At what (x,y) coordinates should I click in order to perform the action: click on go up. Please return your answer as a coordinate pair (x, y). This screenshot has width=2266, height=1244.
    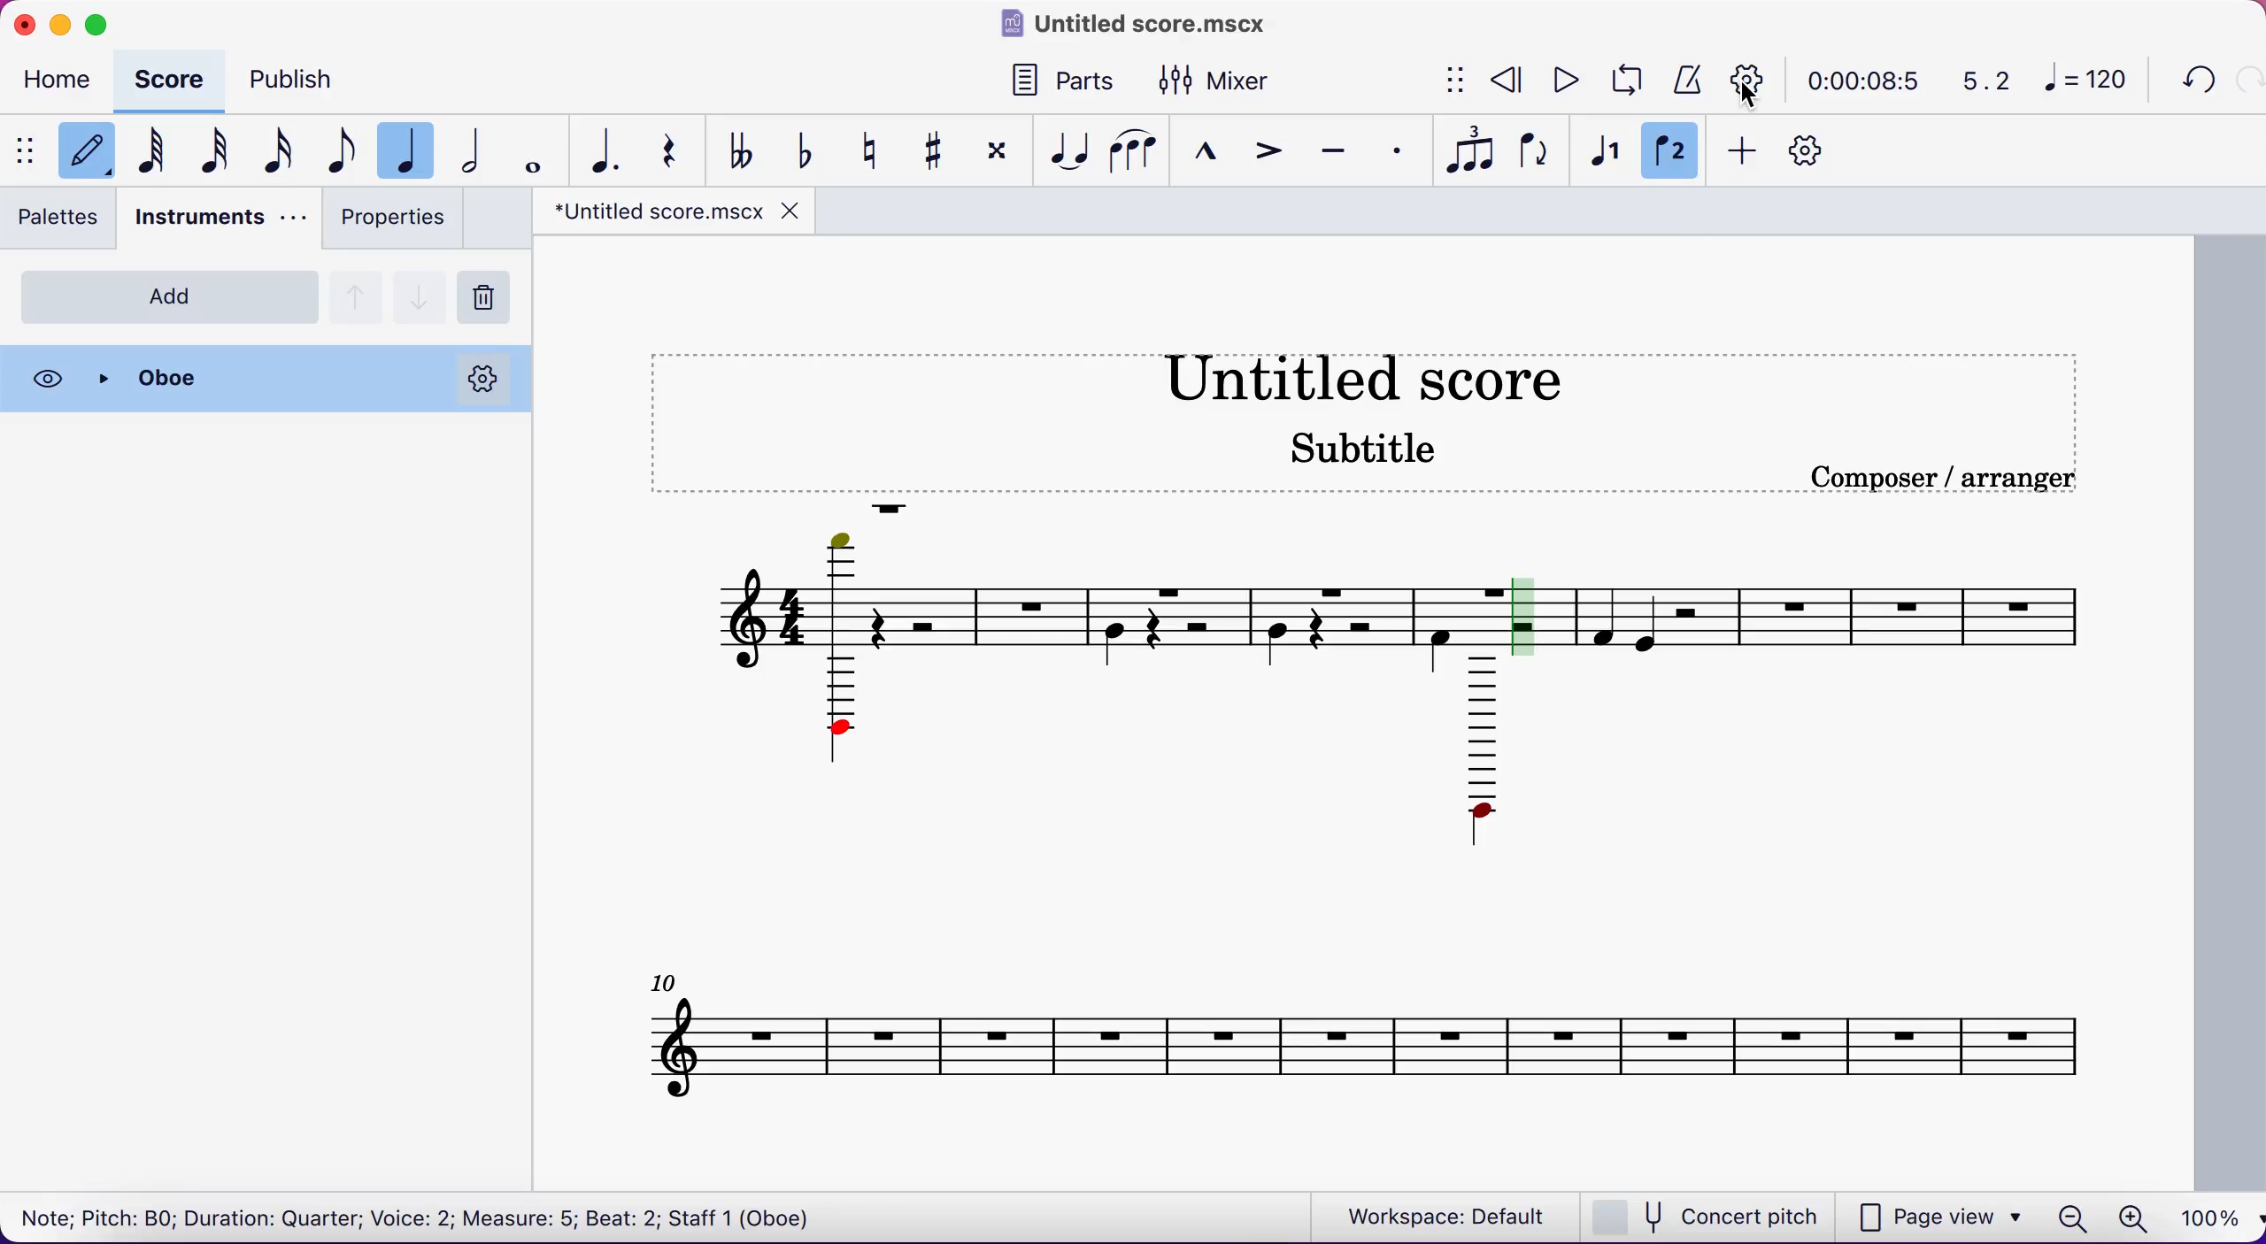
    Looking at the image, I should click on (357, 295).